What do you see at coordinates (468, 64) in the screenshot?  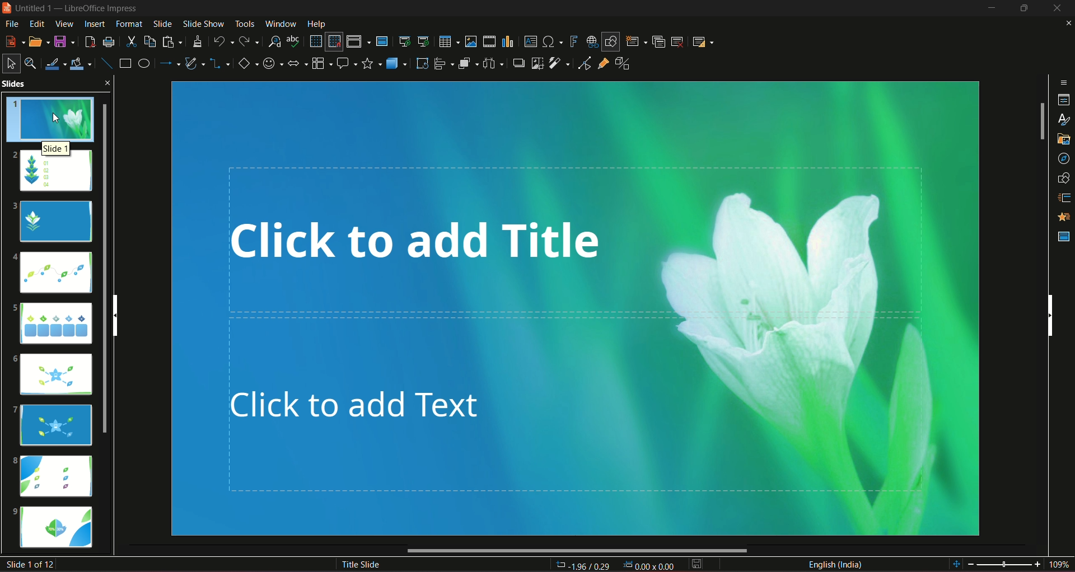 I see `arrange` at bounding box center [468, 64].